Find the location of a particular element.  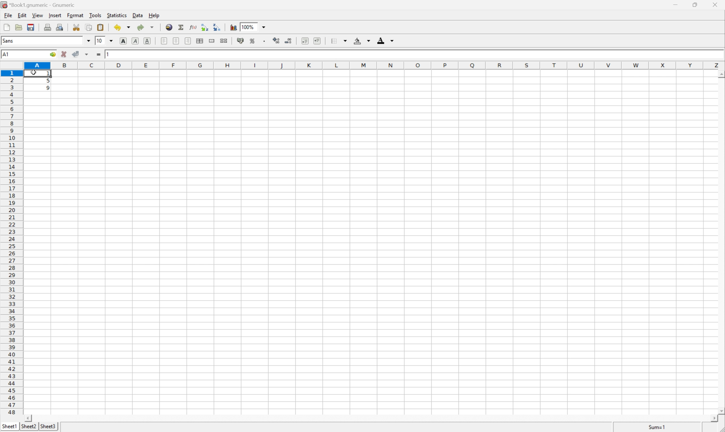

Set the format of the selected cells to include a thousands separator is located at coordinates (265, 41).